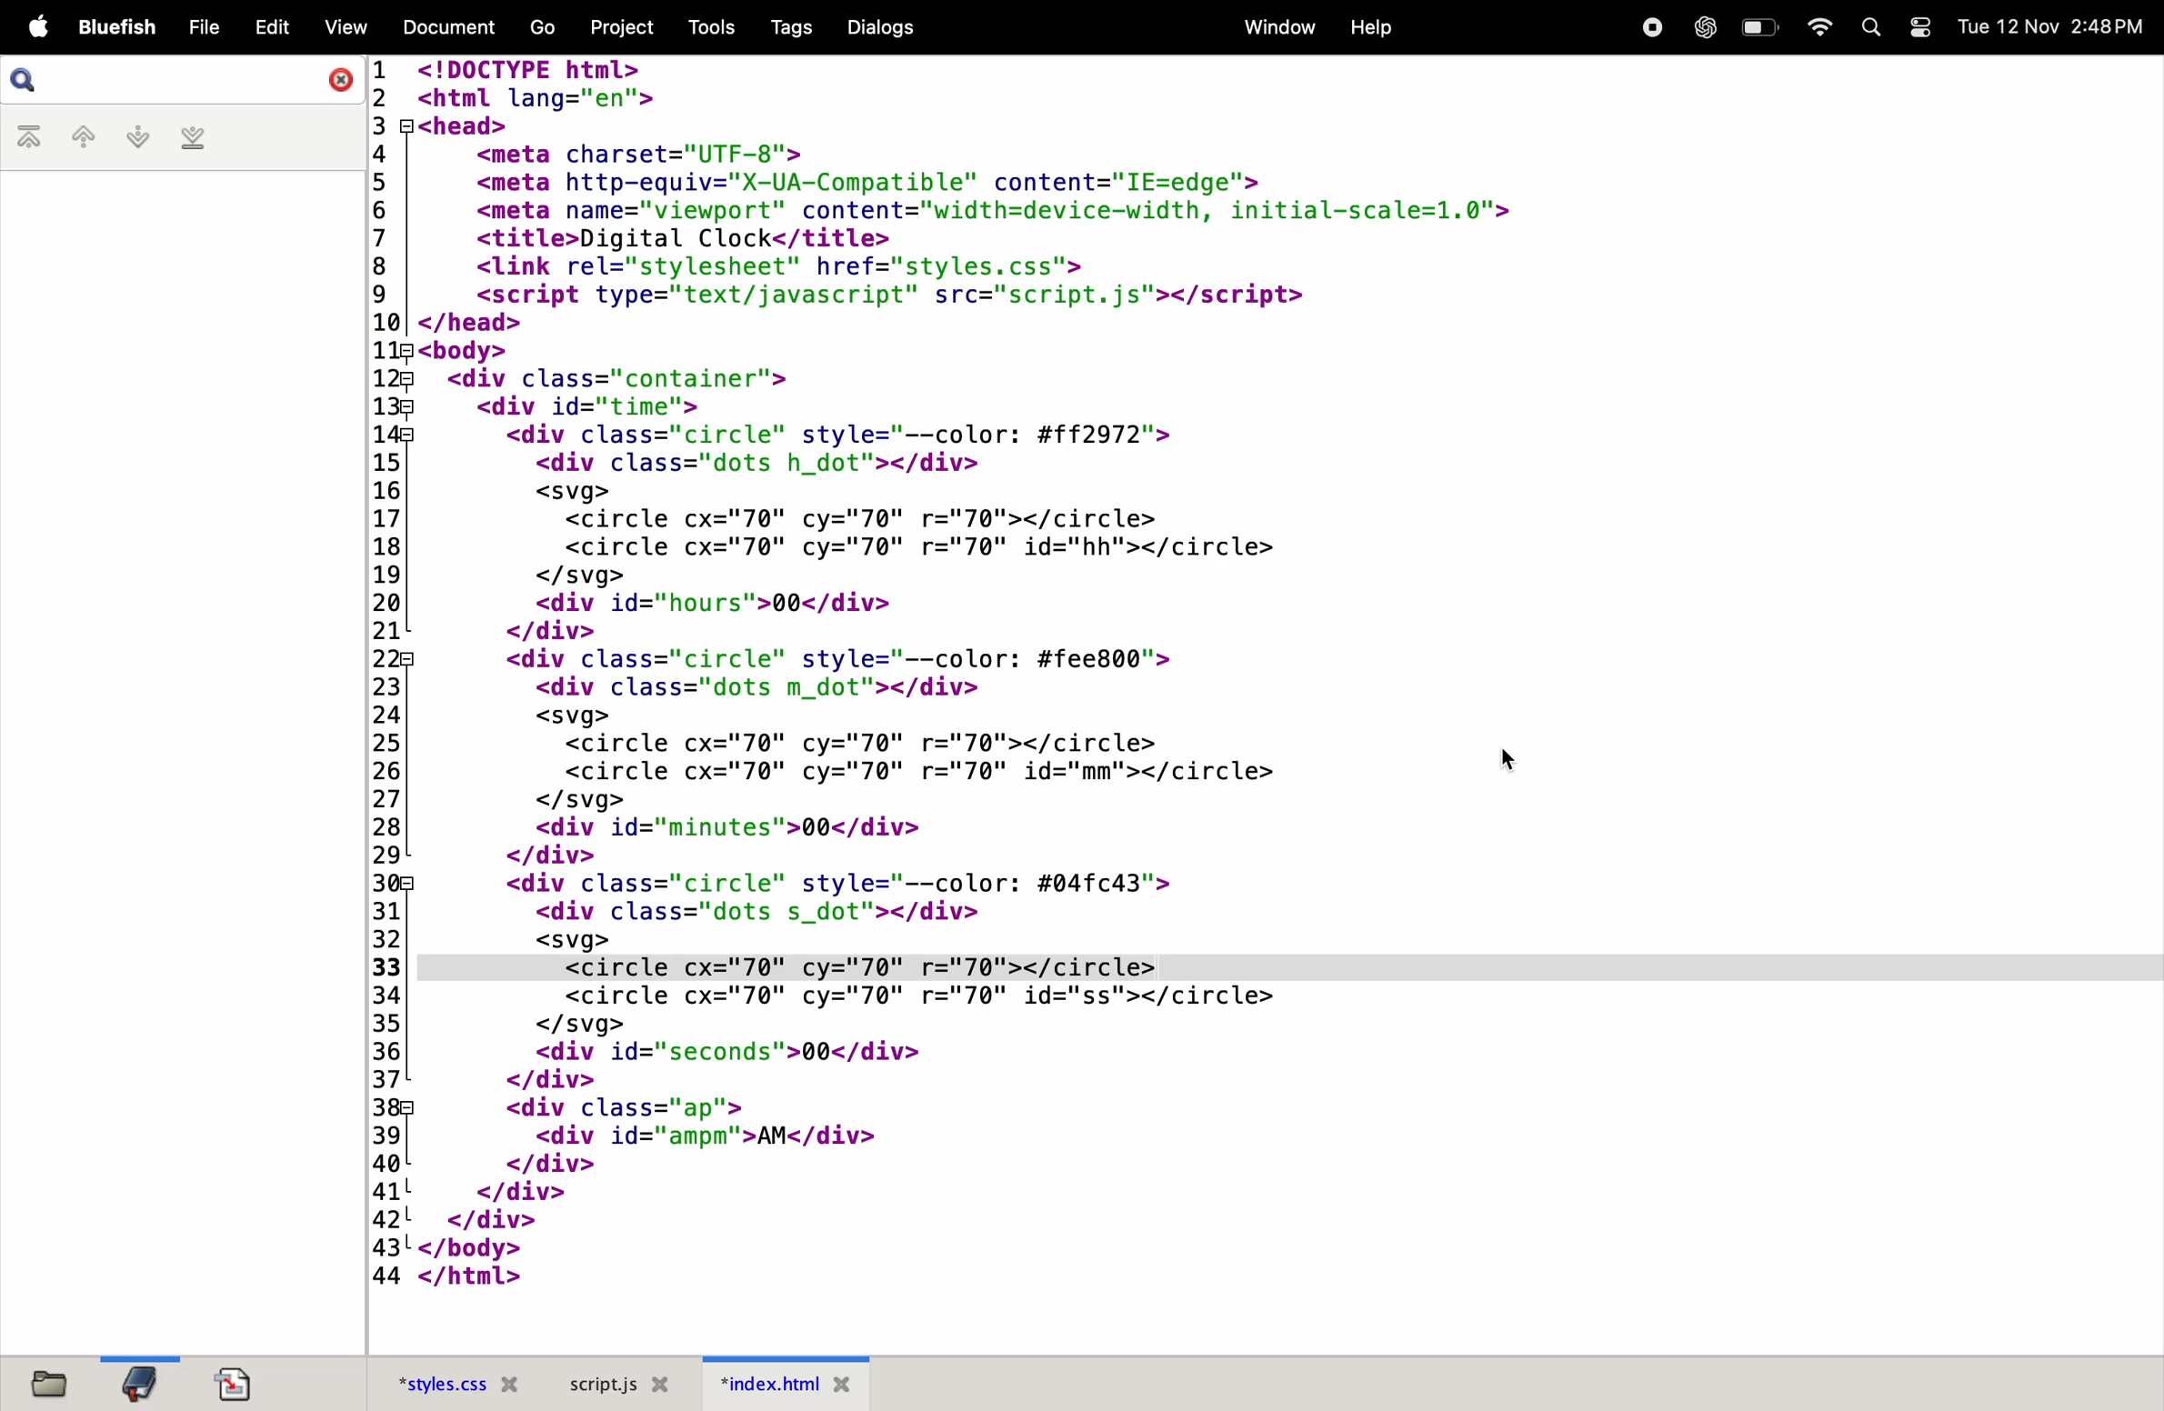 The height and width of the screenshot is (1411, 2164). I want to click on chatgpt, so click(1702, 27).